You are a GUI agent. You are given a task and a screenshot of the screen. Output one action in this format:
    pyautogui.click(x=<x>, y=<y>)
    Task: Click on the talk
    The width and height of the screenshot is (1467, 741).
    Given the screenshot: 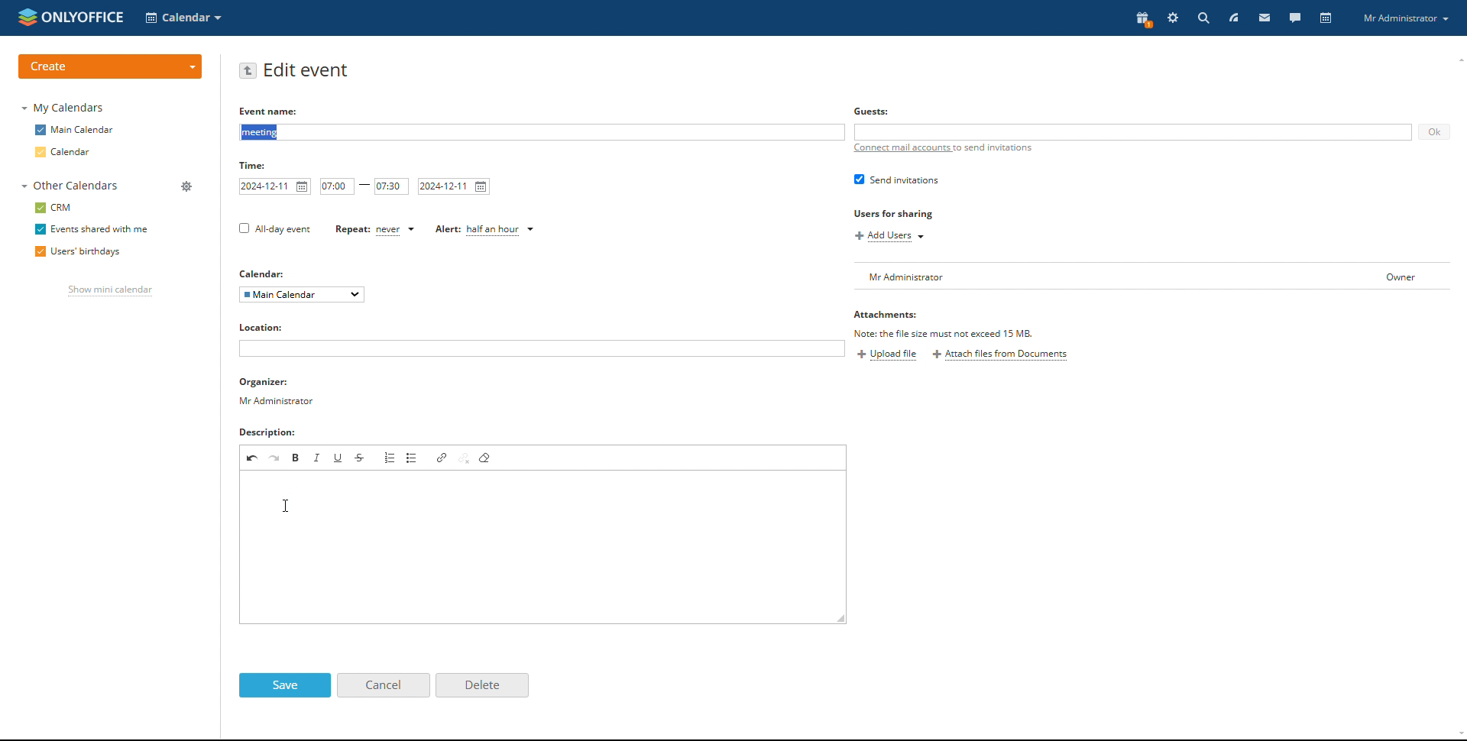 What is the action you would take?
    pyautogui.click(x=1295, y=17)
    